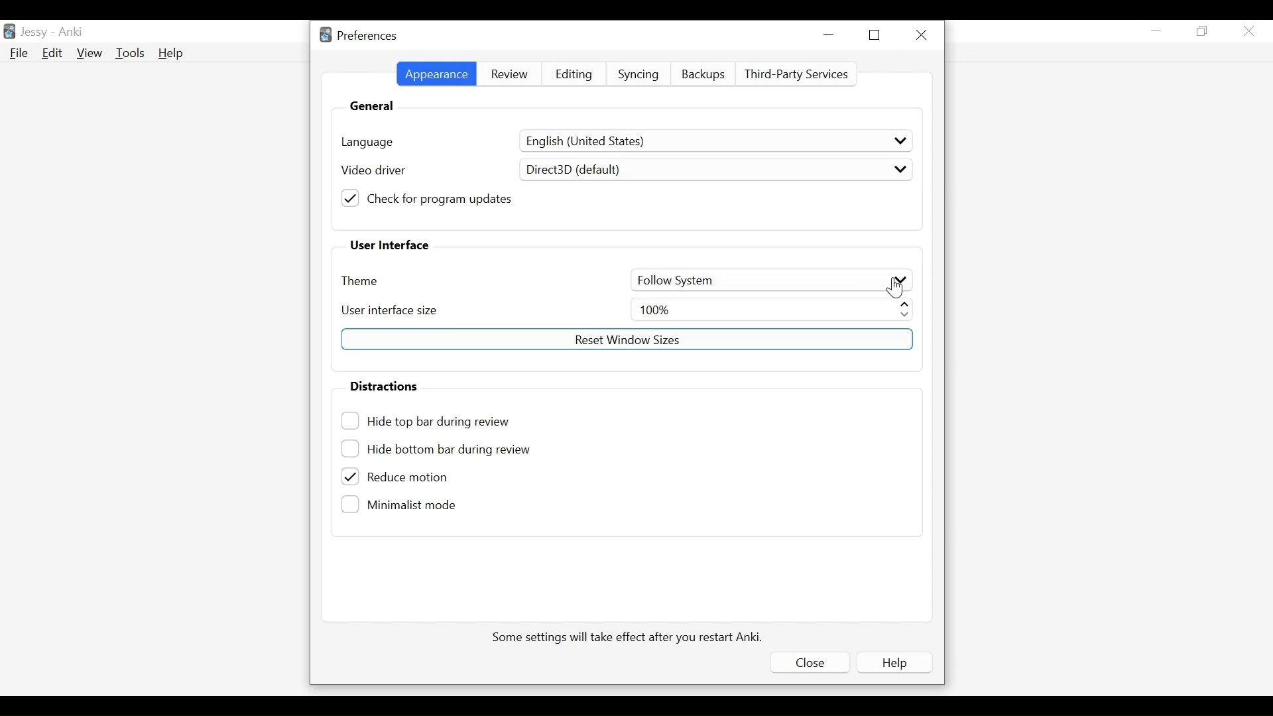  Describe the element at coordinates (574, 76) in the screenshot. I see `Editing` at that location.